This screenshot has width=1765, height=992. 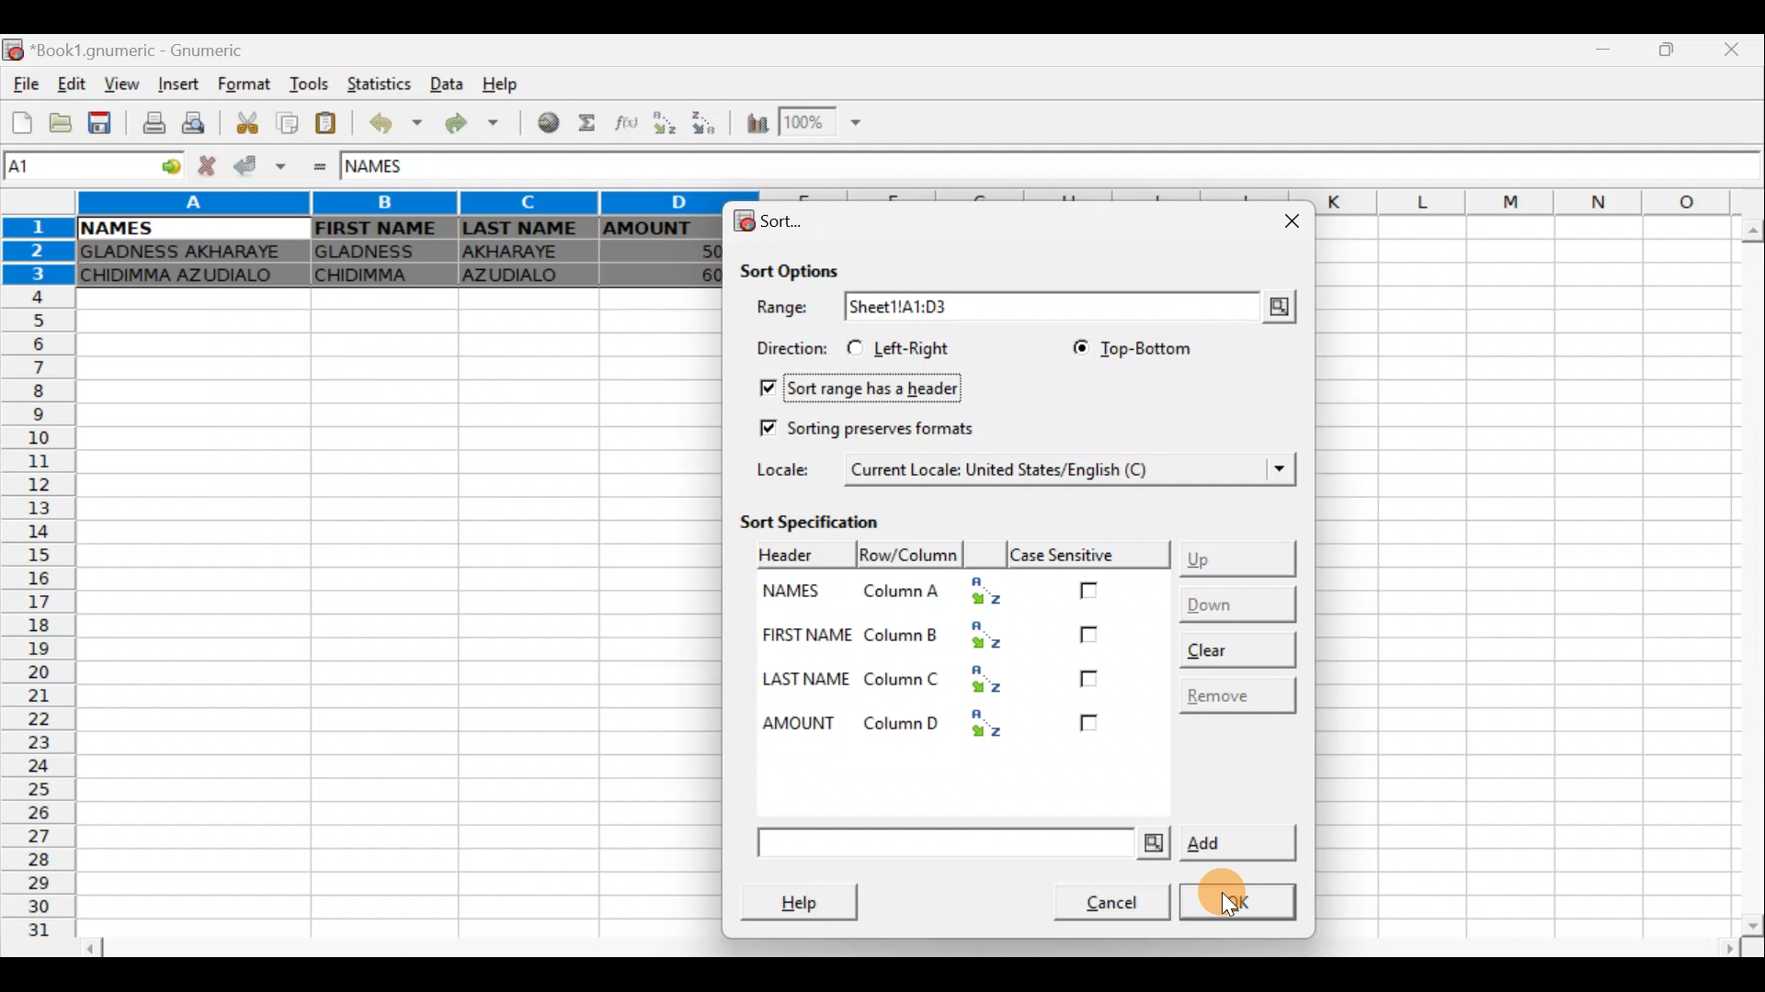 I want to click on Checkbox, so click(x=1096, y=588).